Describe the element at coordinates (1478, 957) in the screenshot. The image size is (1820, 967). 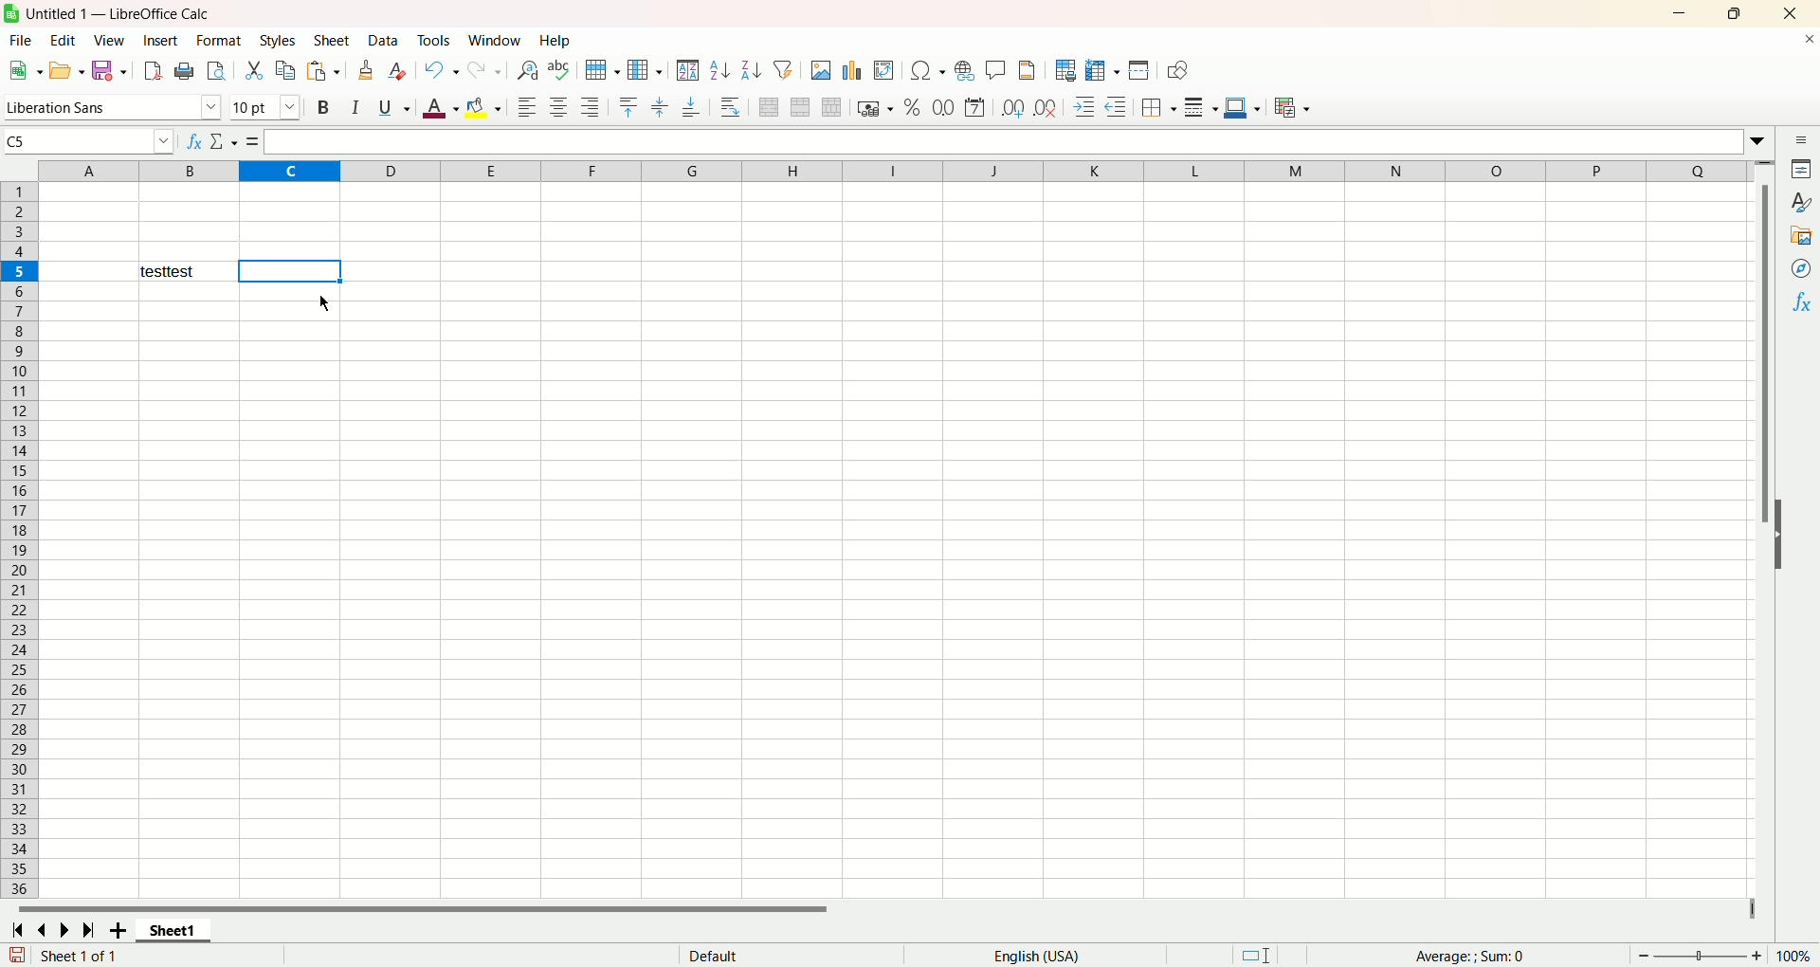
I see `average` at that location.